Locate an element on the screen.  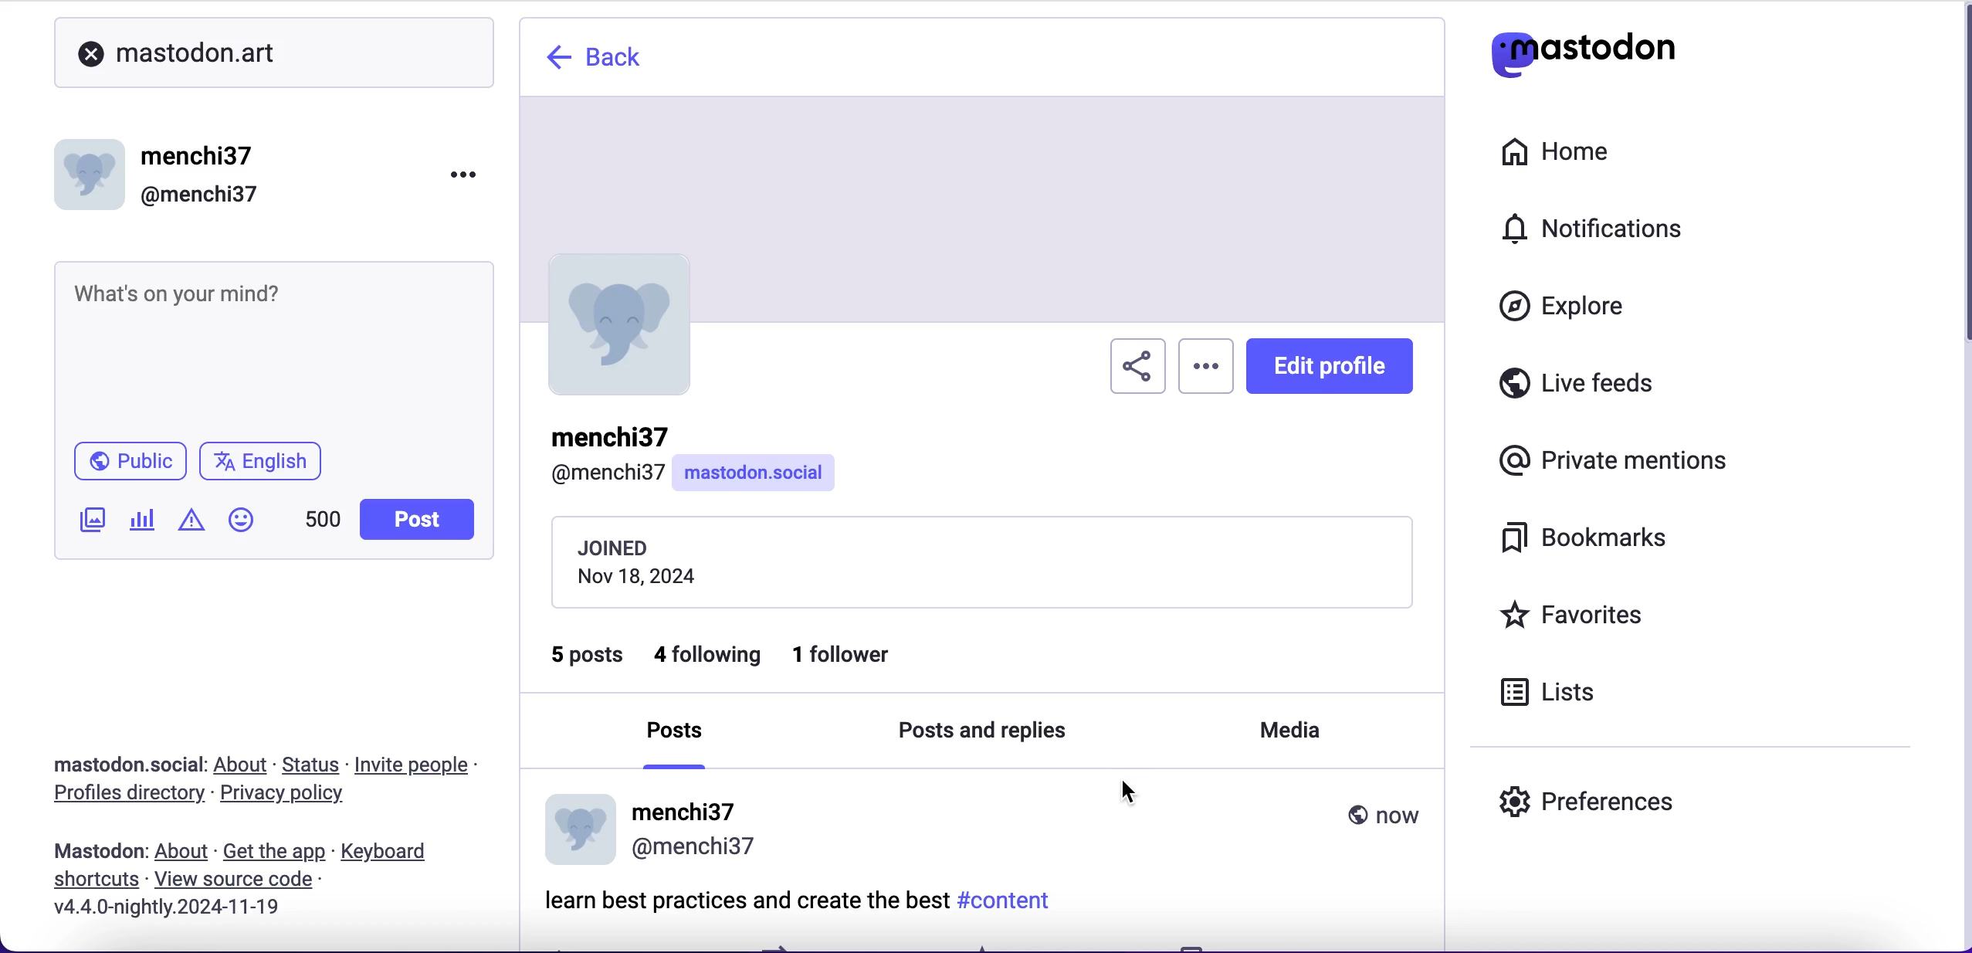
mastodon.social is located at coordinates (767, 473).